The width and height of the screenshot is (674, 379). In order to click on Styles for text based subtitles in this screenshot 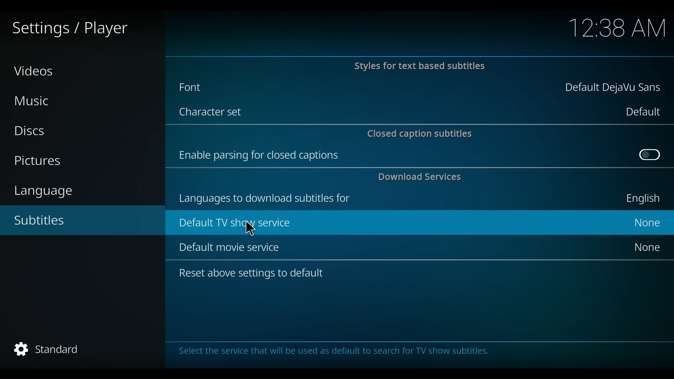, I will do `click(419, 67)`.